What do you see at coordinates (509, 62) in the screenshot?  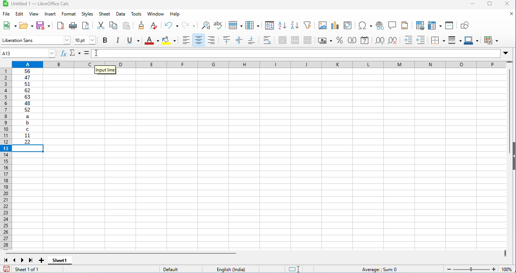 I see `drag to view more rows` at bounding box center [509, 62].